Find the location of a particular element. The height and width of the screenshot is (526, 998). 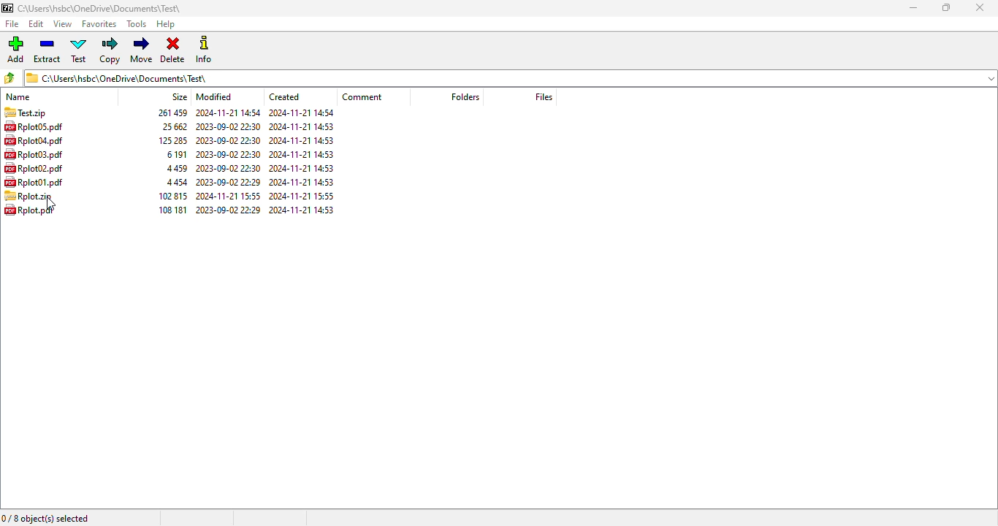

move is located at coordinates (142, 49).